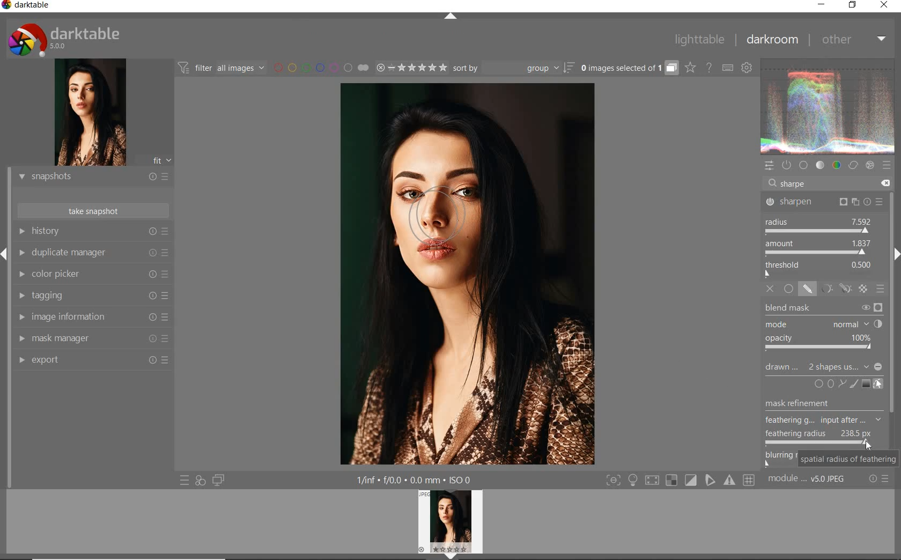 The width and height of the screenshot is (901, 560). I want to click on AMOUNT, so click(818, 247).